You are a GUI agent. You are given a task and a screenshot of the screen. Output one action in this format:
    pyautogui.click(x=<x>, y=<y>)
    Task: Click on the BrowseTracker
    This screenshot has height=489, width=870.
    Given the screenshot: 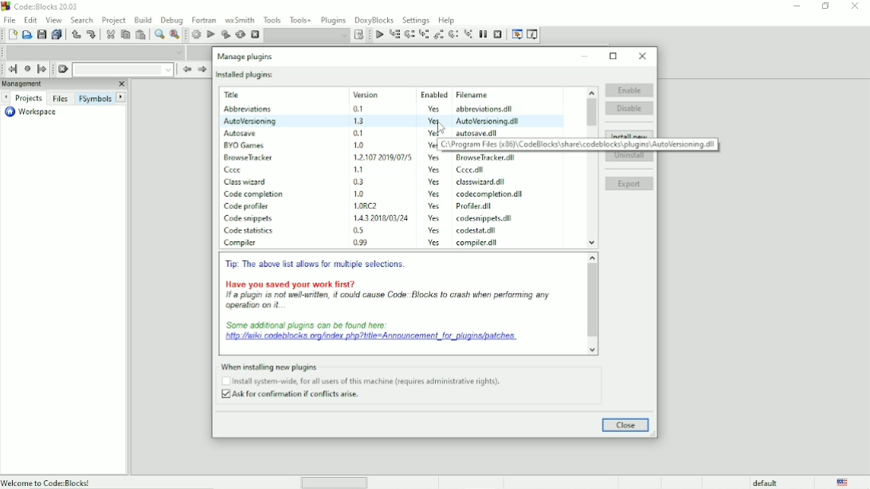 What is the action you would take?
    pyautogui.click(x=249, y=158)
    